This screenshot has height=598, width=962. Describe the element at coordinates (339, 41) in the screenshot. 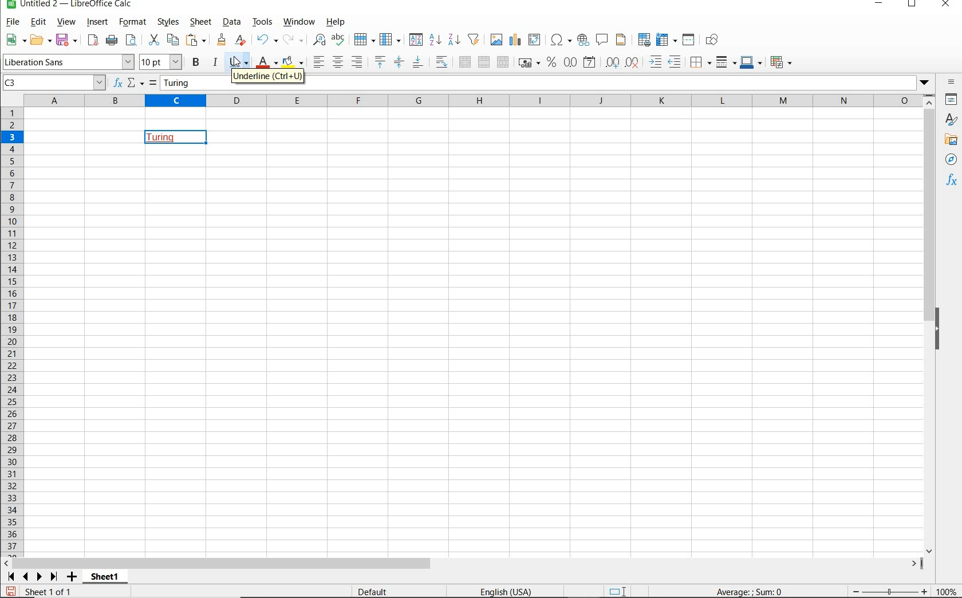

I see `SPELLING` at that location.